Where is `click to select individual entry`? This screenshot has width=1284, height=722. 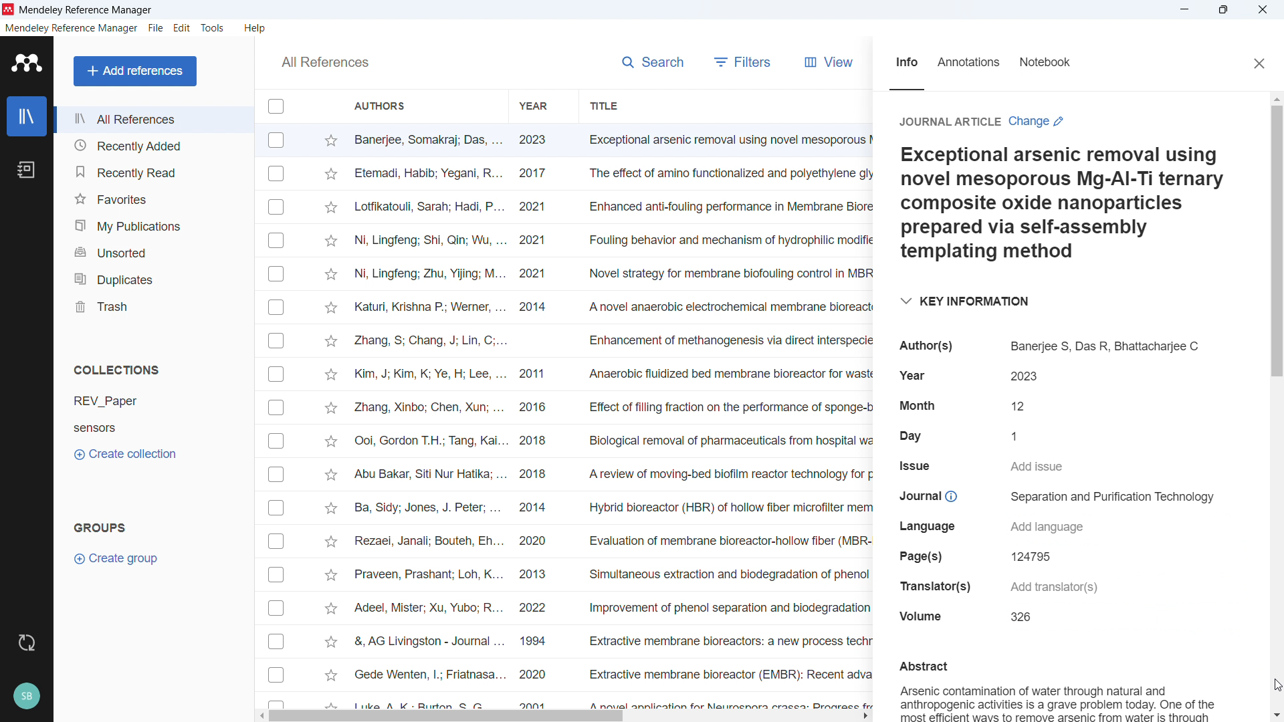
click to select individual entry is located at coordinates (278, 642).